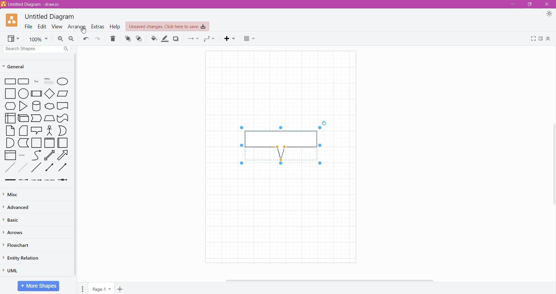 The image size is (556, 294). I want to click on Dotted Line , so click(10, 168).